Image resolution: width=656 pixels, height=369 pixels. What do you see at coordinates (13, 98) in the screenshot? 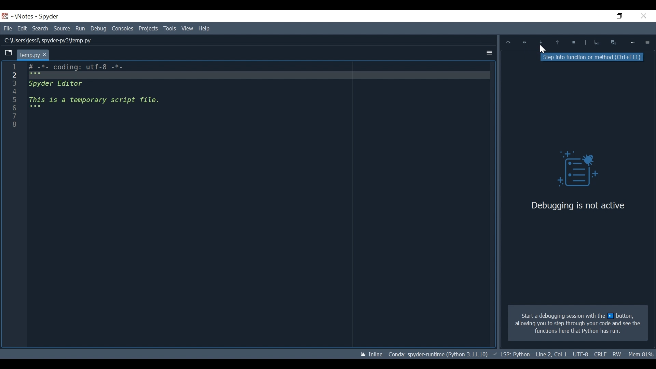
I see `1 2 3 4 5 6 7 8` at bounding box center [13, 98].